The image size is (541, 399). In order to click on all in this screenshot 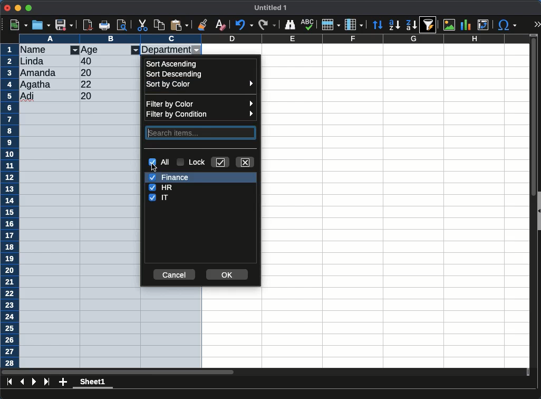, I will do `click(159, 163)`.